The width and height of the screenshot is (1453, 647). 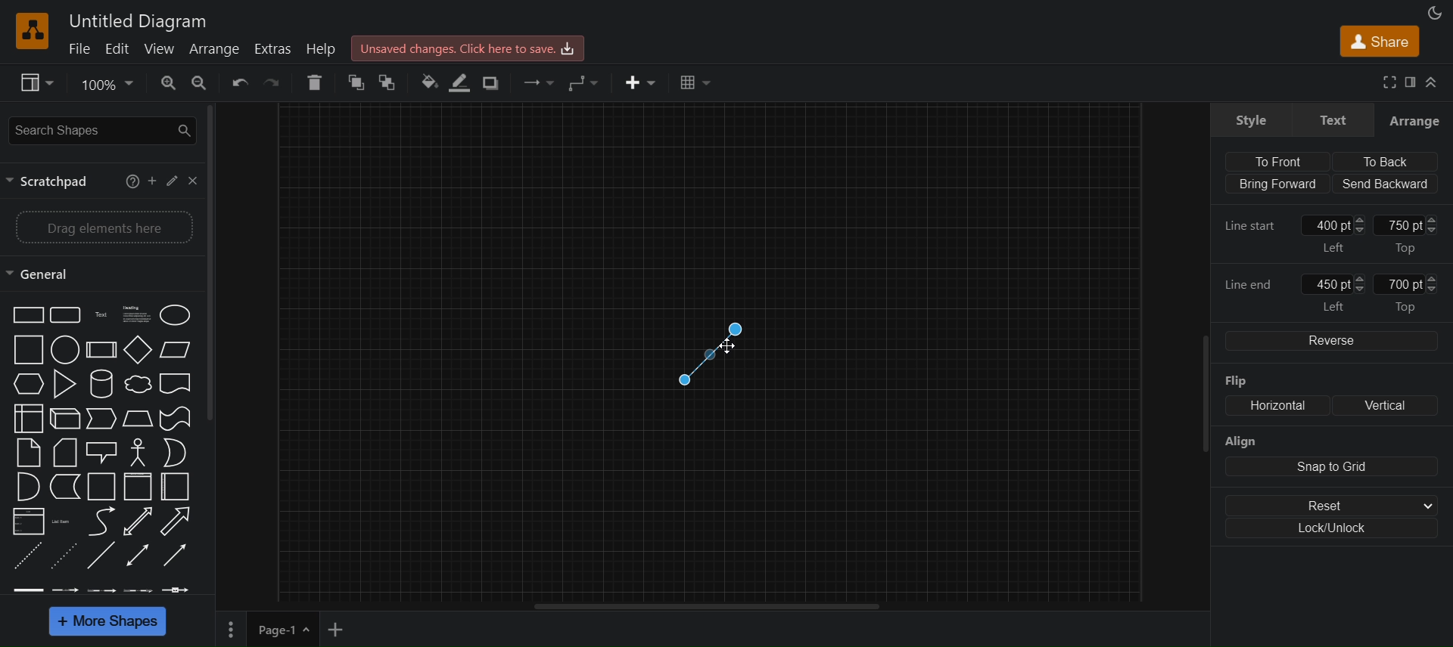 What do you see at coordinates (1274, 159) in the screenshot?
I see `to front` at bounding box center [1274, 159].